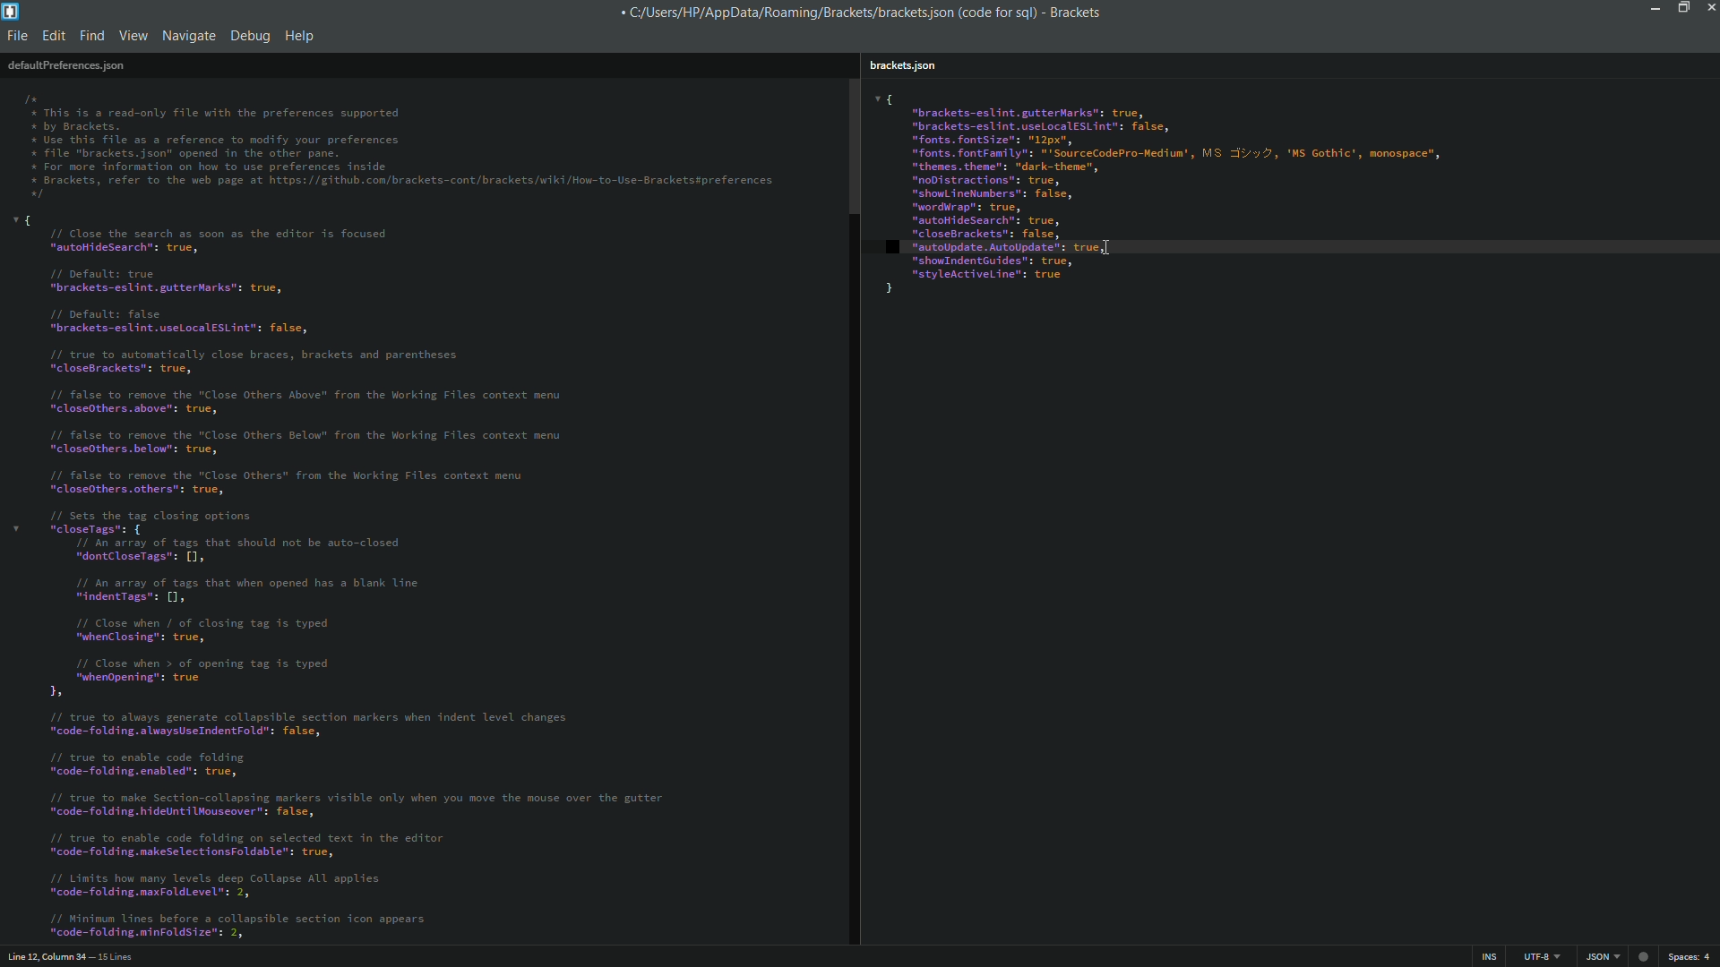 This screenshot has height=967, width=1720. Describe the element at coordinates (1284, 199) in the screenshot. I see `vi
"brackets-eslint. gutterMarks": true,
“brackets-eslint.useLocalESLint": false,
“fonts. fontSize": "12px",
“fonts. fontFamily": "'SourceCodePro-Hediun', MS Tfi/y%, 'MS Gothic’, monospace",
“themes. theme": "dark-thene",
“noDistractions": true,
“showLineNunbers": false,
"wordWrap": true,
“autoHideSearch: true,
“closeBrackets": false,
“autoUpdate. AutoUpdate": true,
“showIndentGuides: true,
“styleActiveLine": true

3` at that location.